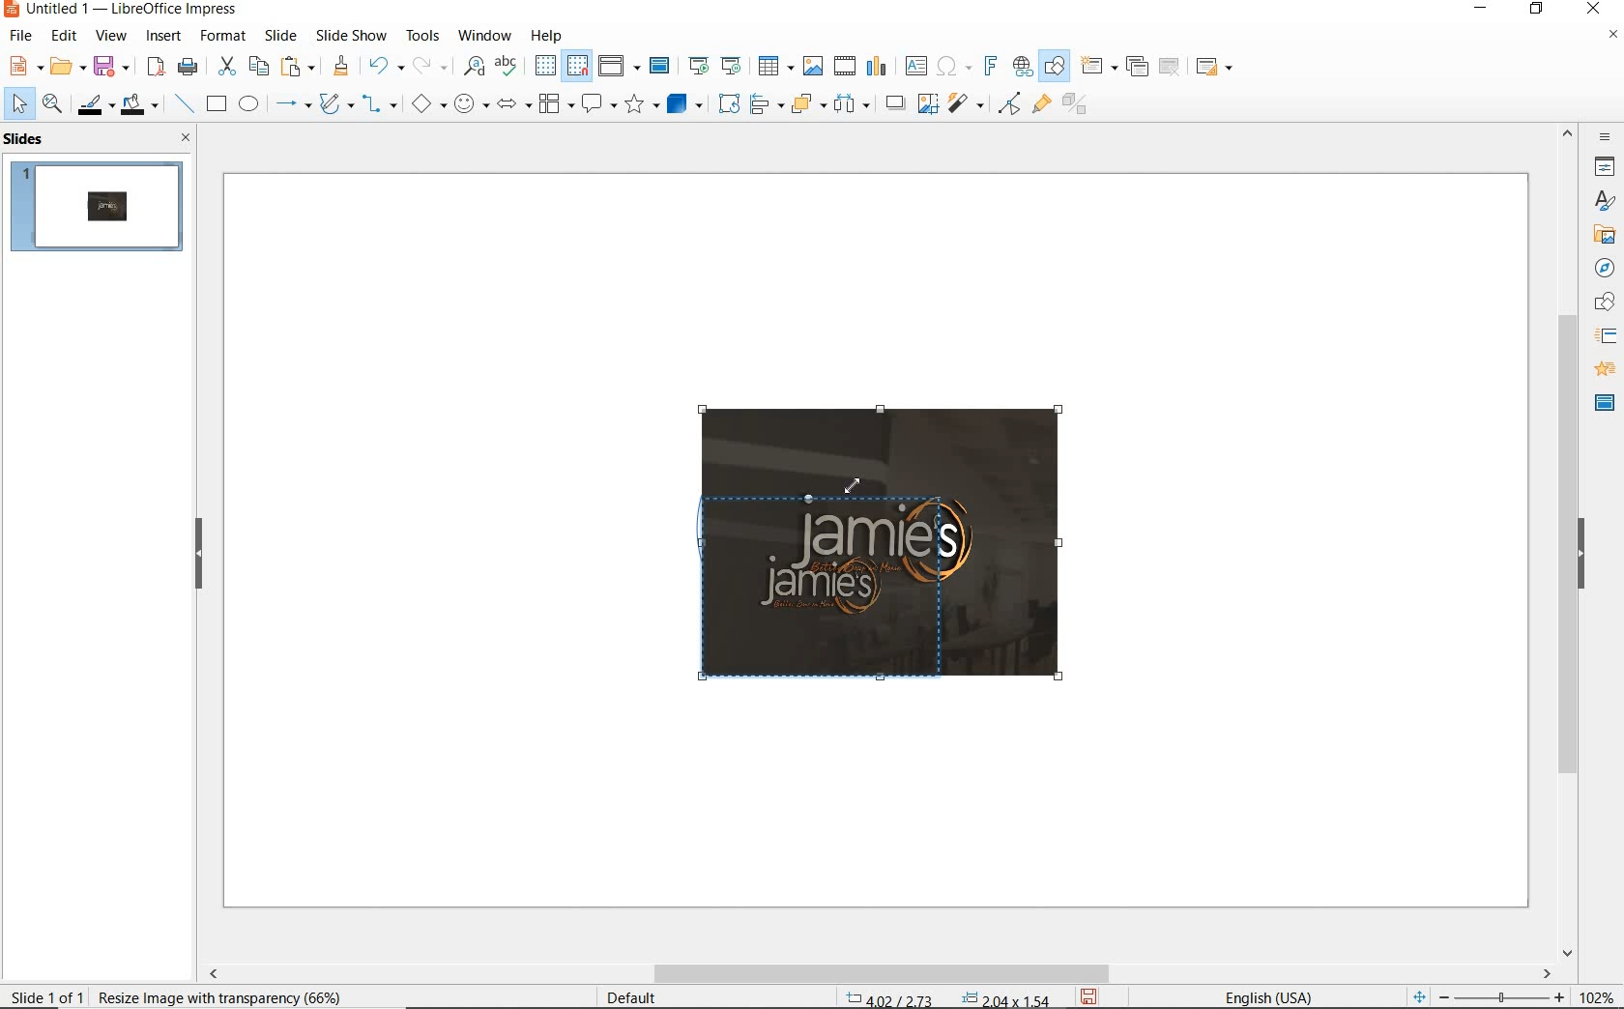 This screenshot has height=1009, width=1624. What do you see at coordinates (20, 104) in the screenshot?
I see `select` at bounding box center [20, 104].